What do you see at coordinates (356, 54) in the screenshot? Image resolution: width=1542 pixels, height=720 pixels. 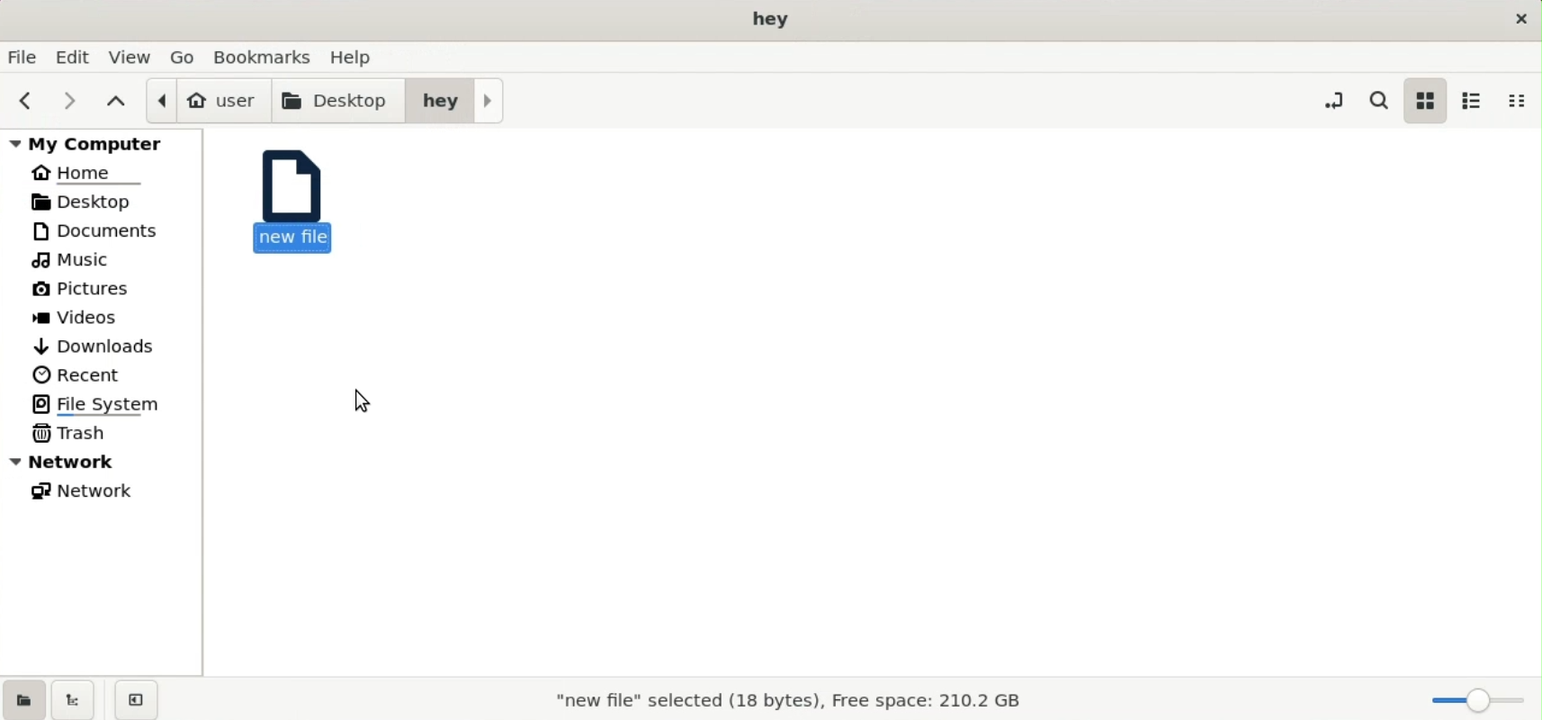 I see `help` at bounding box center [356, 54].